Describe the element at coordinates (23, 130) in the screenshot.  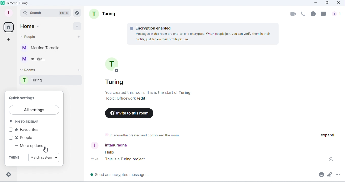
I see `Favourites` at that location.